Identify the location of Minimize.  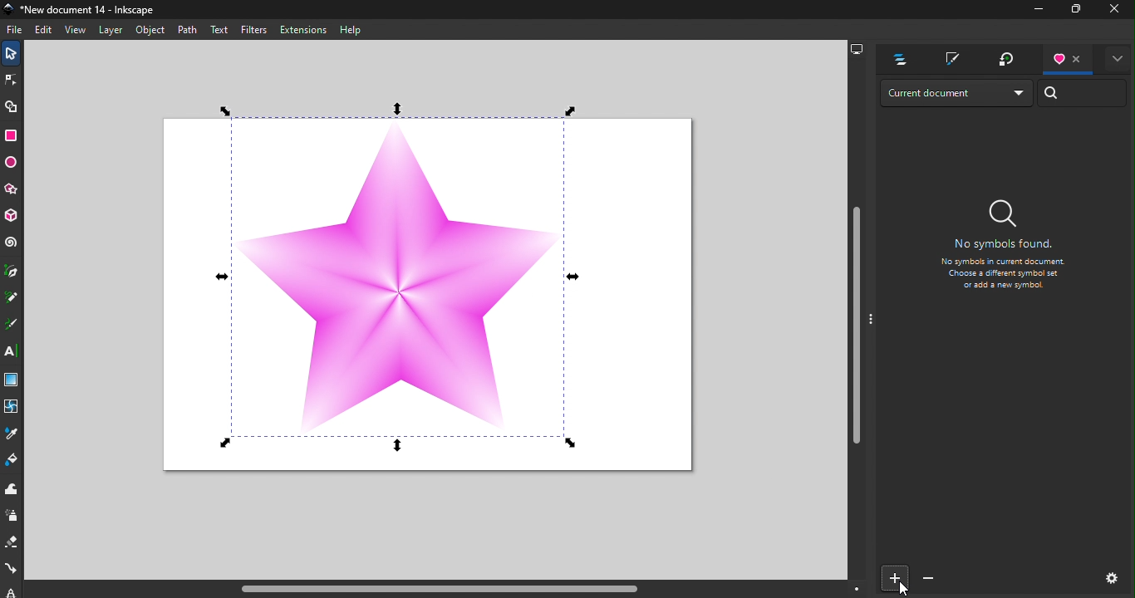
(1034, 12).